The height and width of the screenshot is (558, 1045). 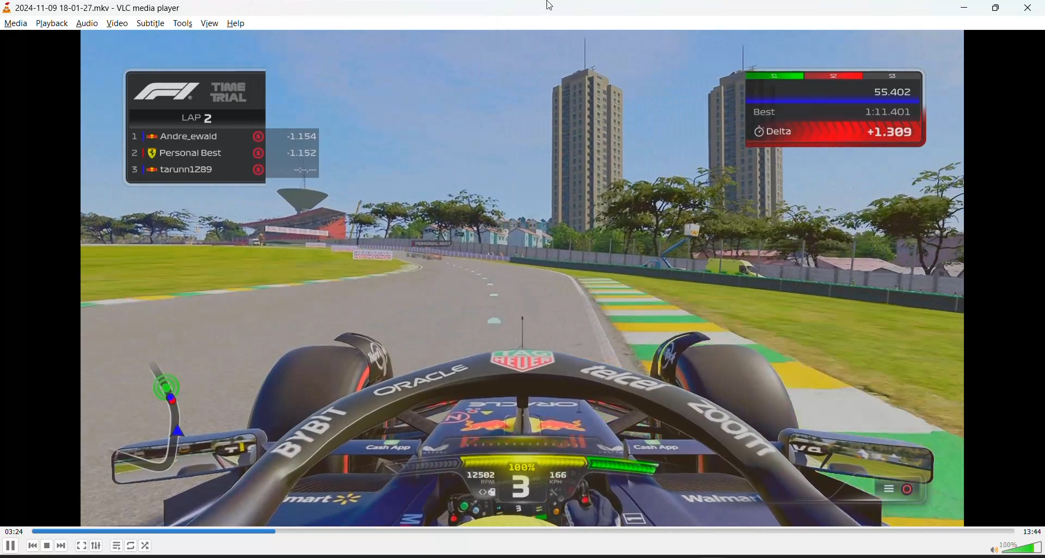 What do you see at coordinates (62, 545) in the screenshot?
I see `next` at bounding box center [62, 545].